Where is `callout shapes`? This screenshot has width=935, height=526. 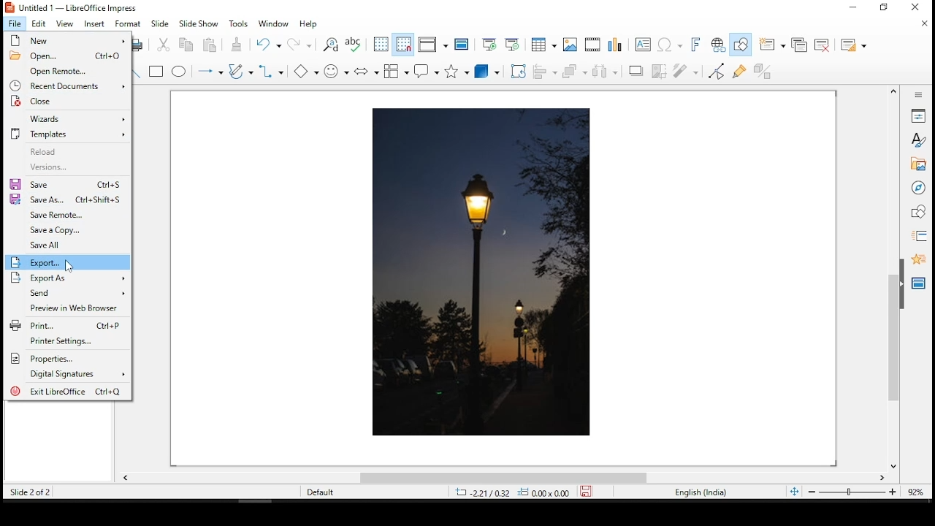
callout shapes is located at coordinates (426, 71).